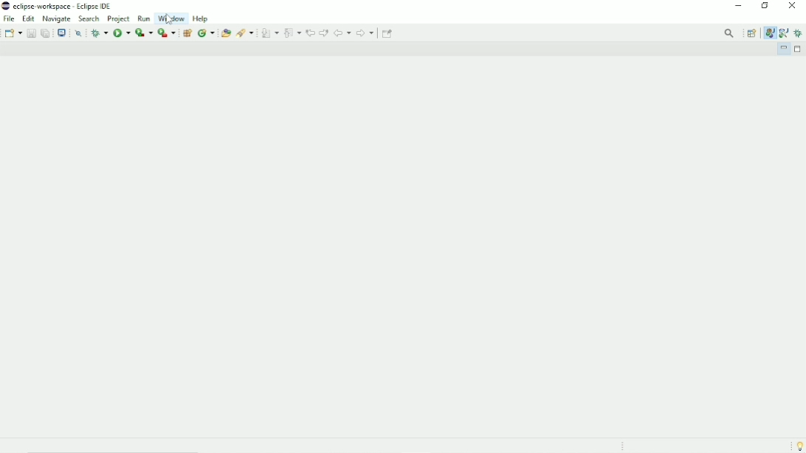  Describe the element at coordinates (739, 7) in the screenshot. I see `Minimize` at that location.